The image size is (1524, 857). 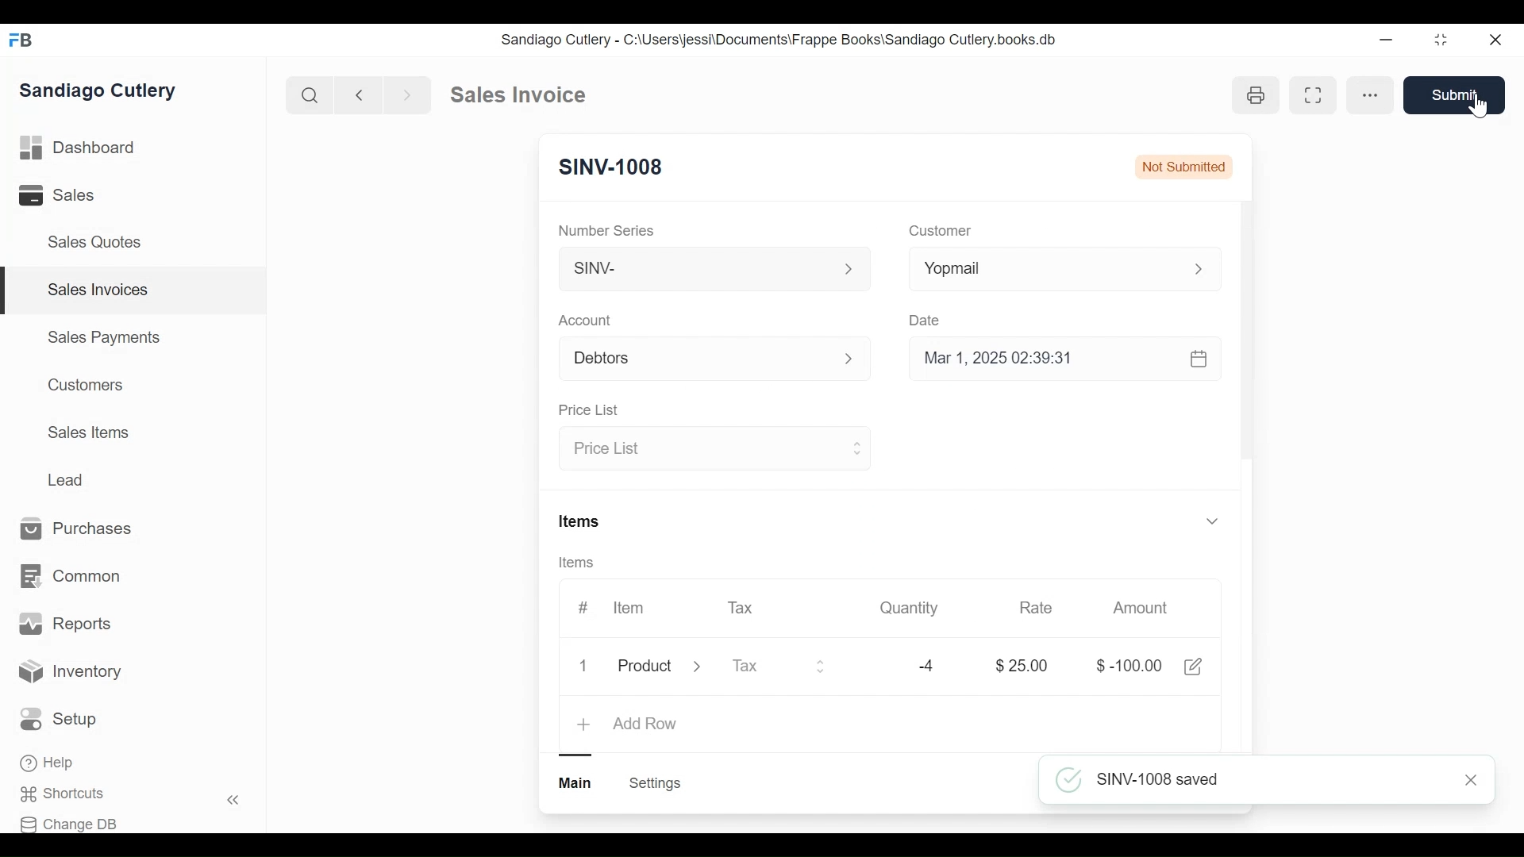 What do you see at coordinates (1249, 332) in the screenshot?
I see `Vertical scrollbar` at bounding box center [1249, 332].